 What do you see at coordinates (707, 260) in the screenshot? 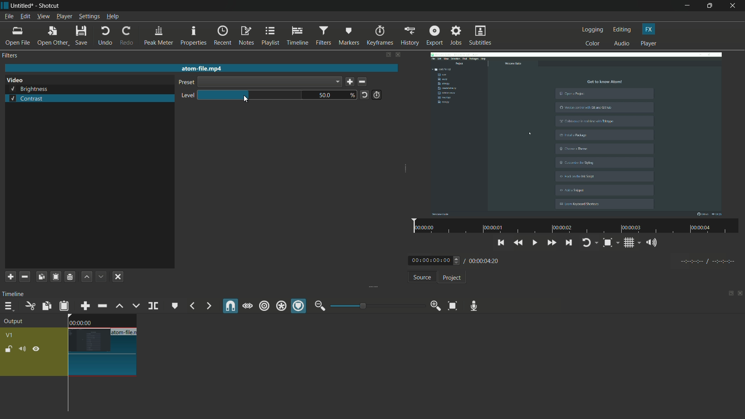
I see `timecodes` at bounding box center [707, 260].